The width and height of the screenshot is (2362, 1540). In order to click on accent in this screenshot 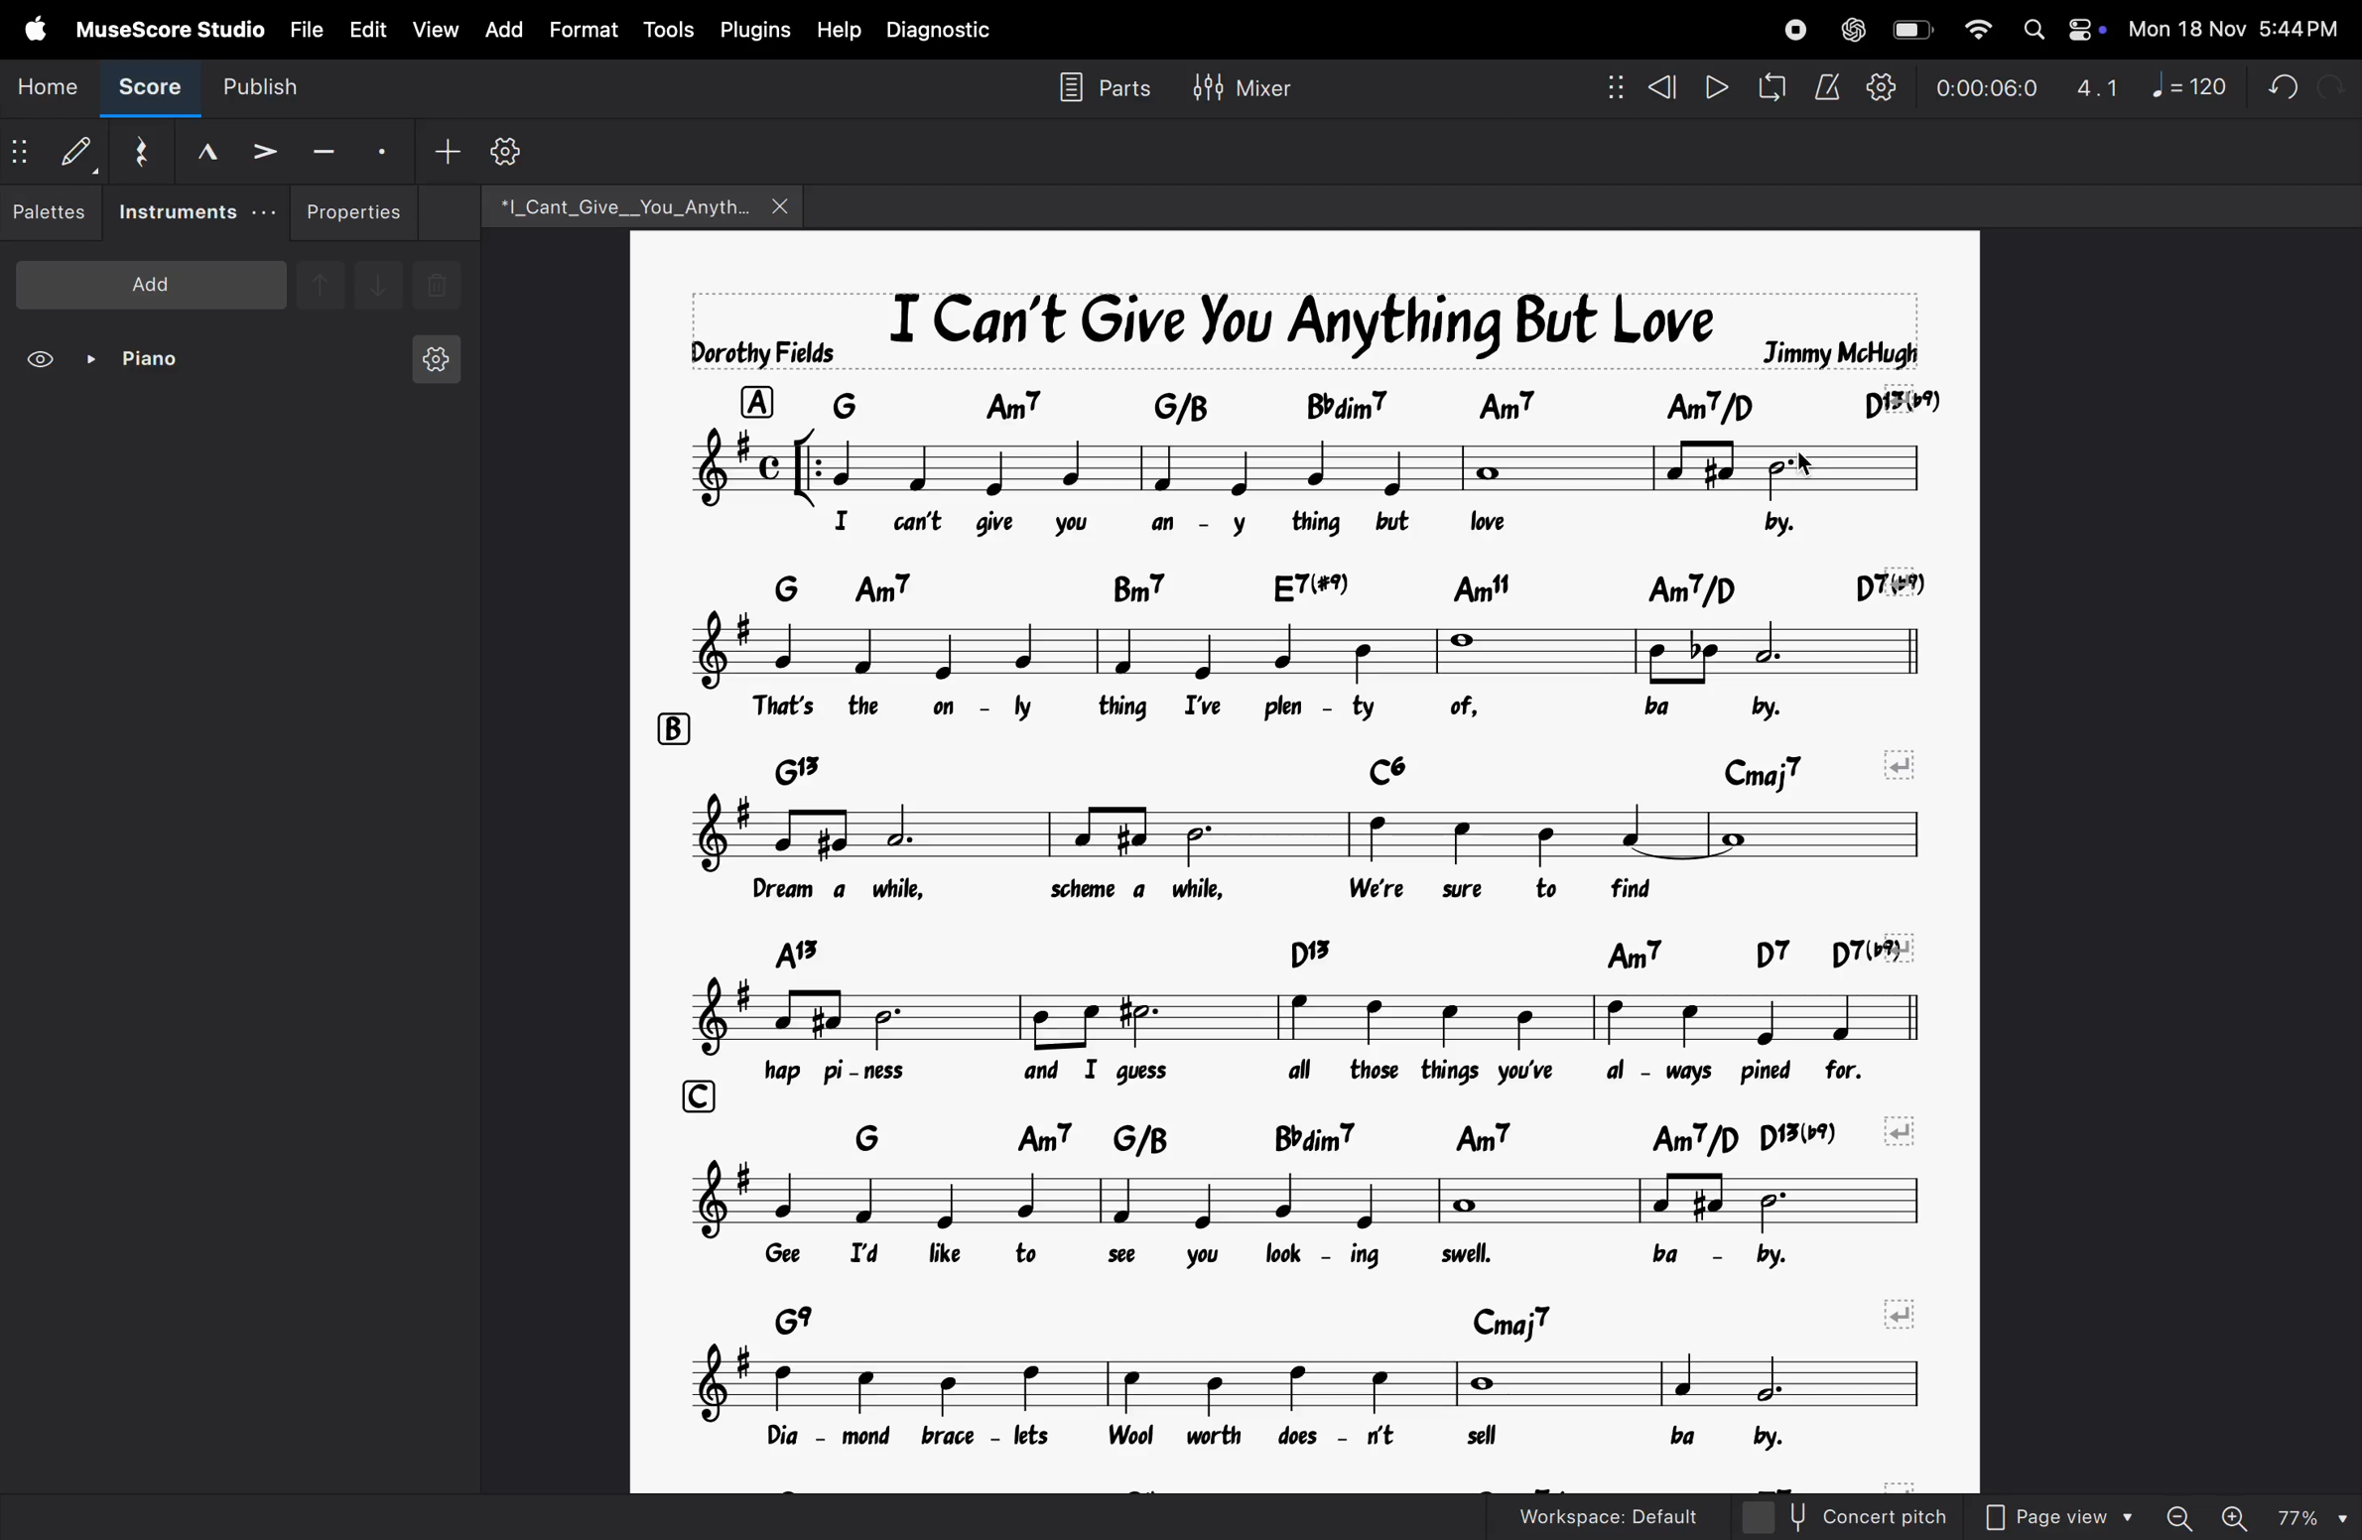, I will do `click(263, 149)`.